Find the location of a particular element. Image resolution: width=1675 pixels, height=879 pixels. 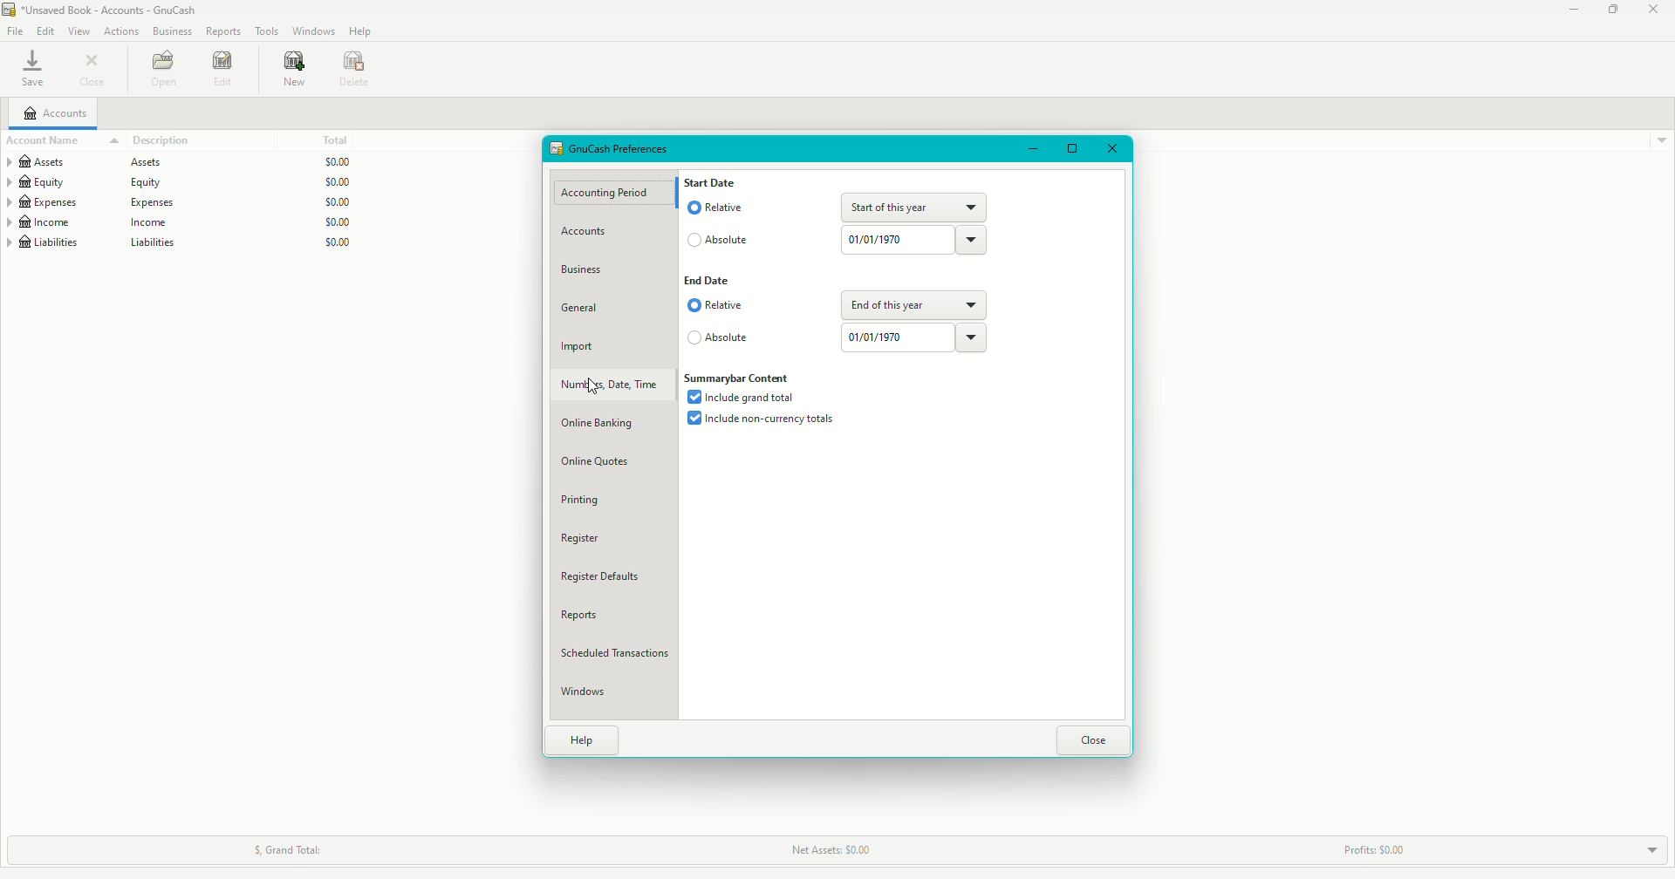

Summarybar is located at coordinates (739, 379).